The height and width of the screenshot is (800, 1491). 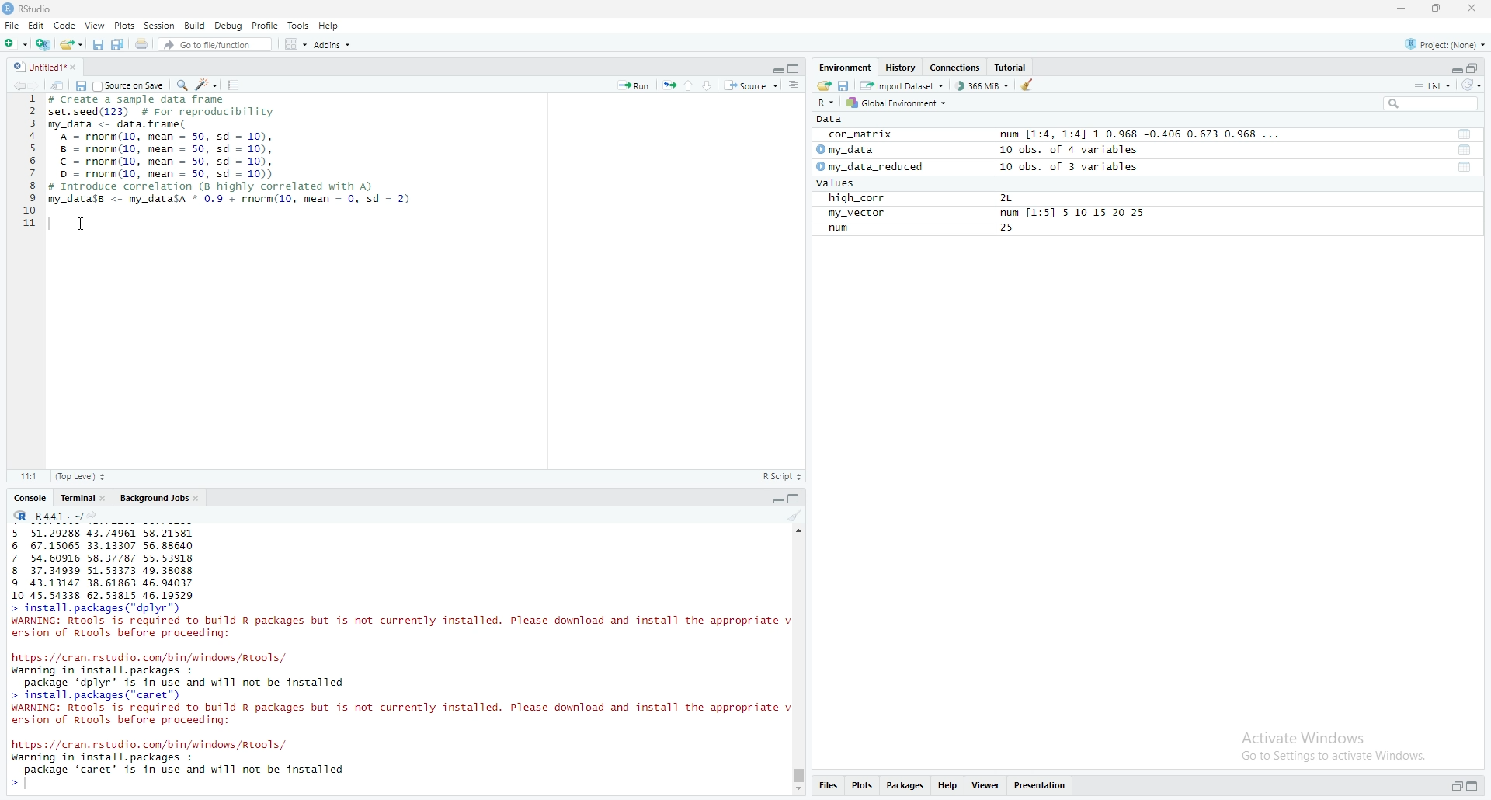 What do you see at coordinates (265, 25) in the screenshot?
I see `Profile` at bounding box center [265, 25].